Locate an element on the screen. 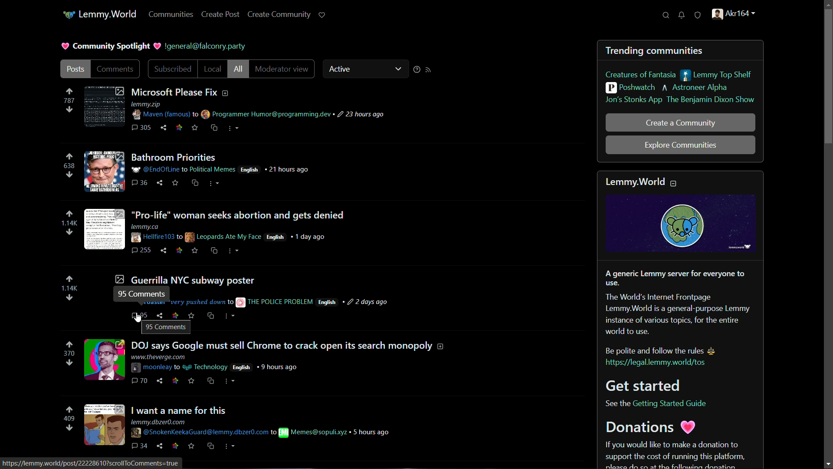 The image size is (833, 469). 21 hours ago is located at coordinates (289, 169).